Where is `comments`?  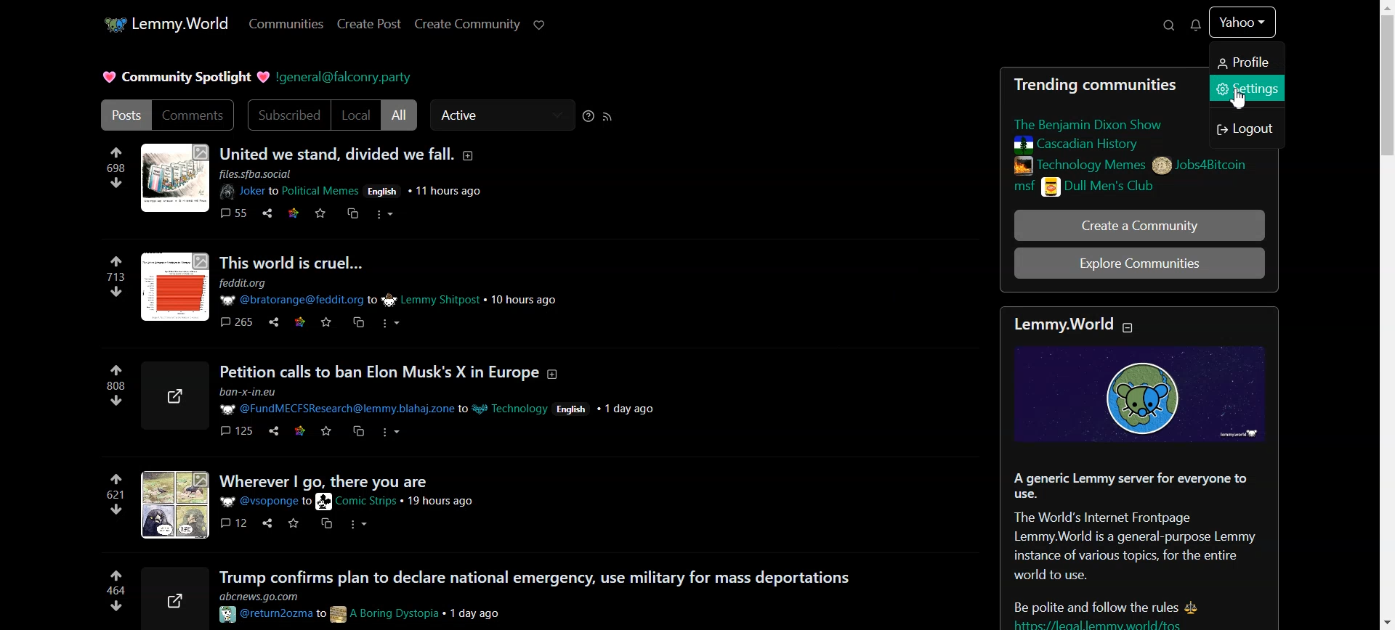
comments is located at coordinates (229, 213).